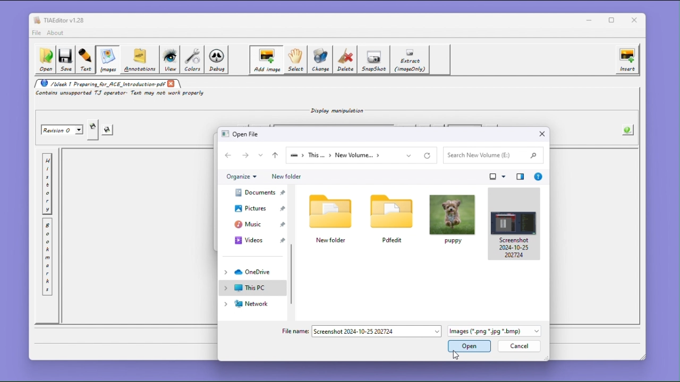 The image size is (680, 382). What do you see at coordinates (275, 155) in the screenshot?
I see `up one level` at bounding box center [275, 155].